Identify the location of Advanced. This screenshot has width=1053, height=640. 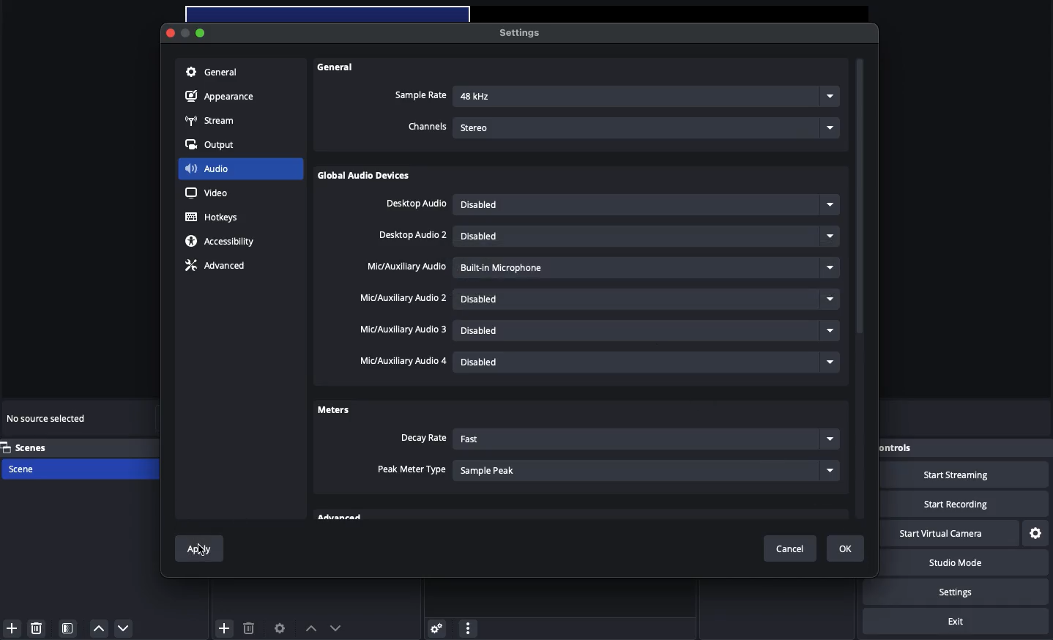
(214, 267).